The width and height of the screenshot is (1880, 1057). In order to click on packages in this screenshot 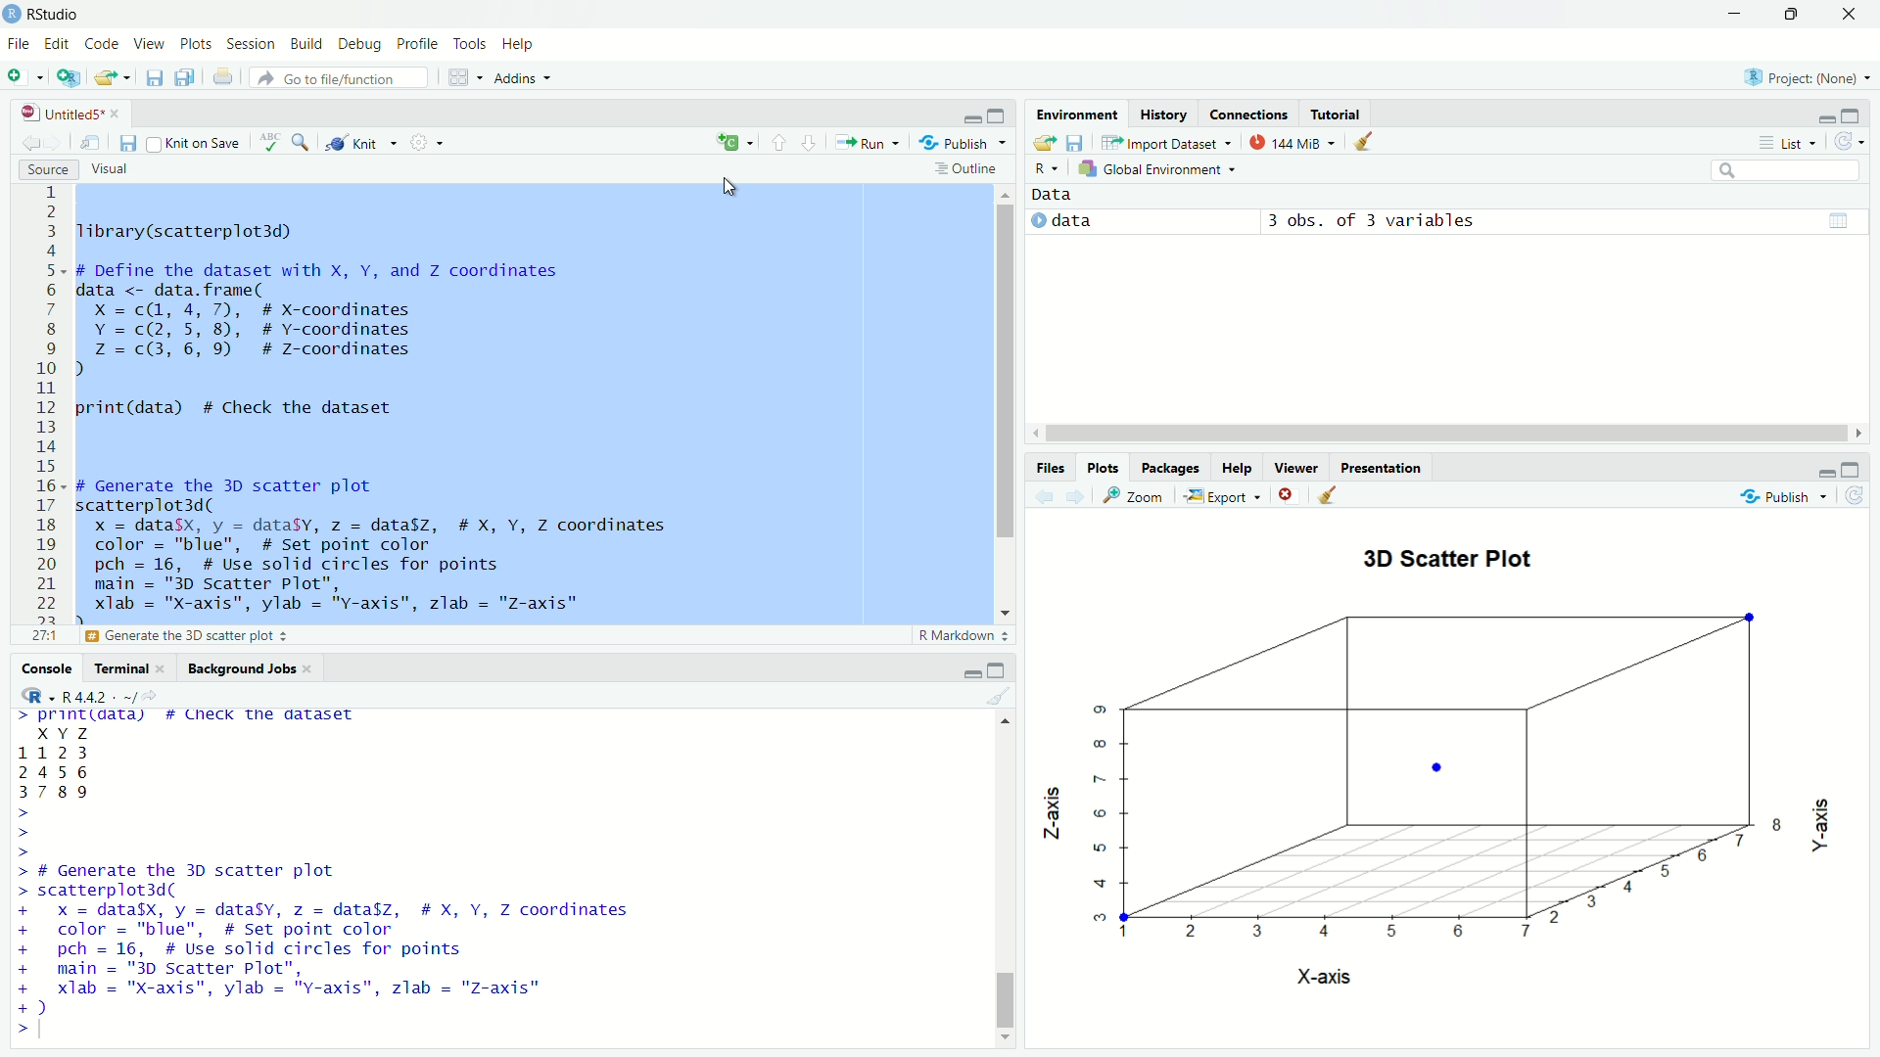, I will do `click(1169, 467)`.